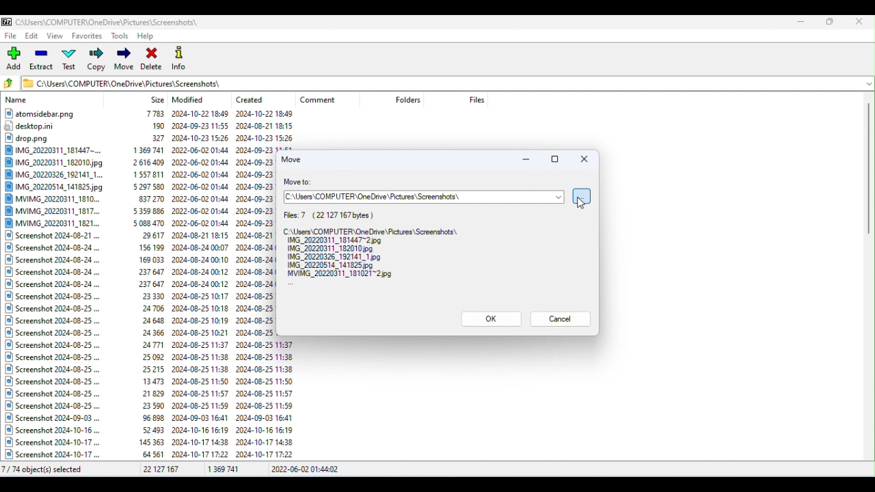  I want to click on Status bar, so click(436, 471).